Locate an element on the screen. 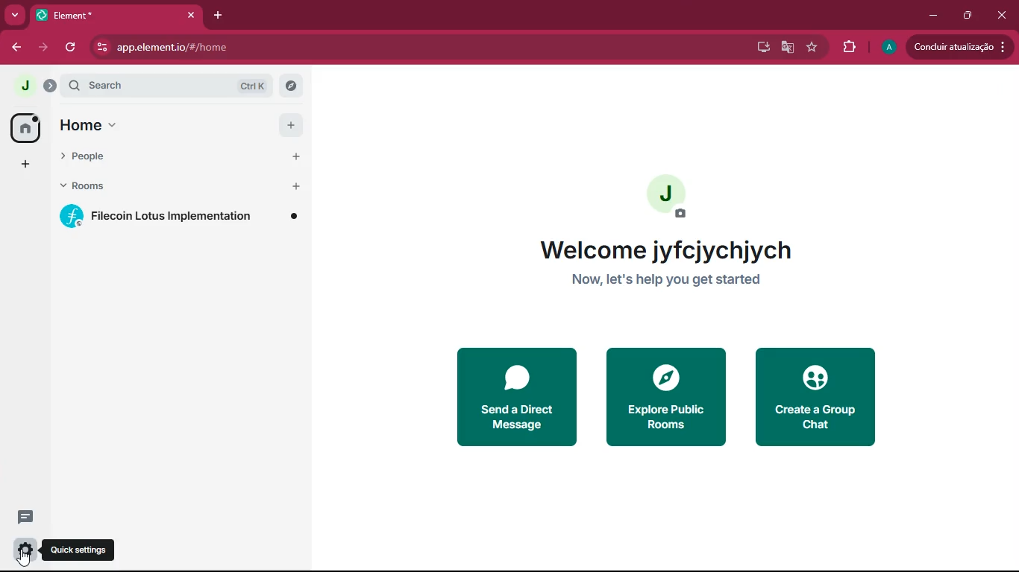 This screenshot has height=572, width=1019. add profile picture is located at coordinates (668, 199).